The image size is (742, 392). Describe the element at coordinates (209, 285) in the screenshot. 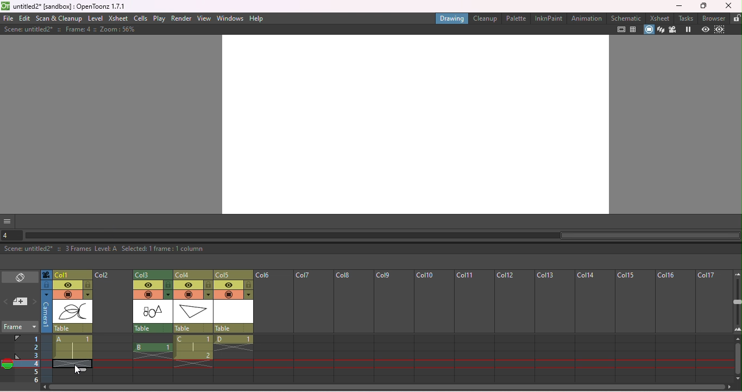

I see `Lock toggle` at that location.